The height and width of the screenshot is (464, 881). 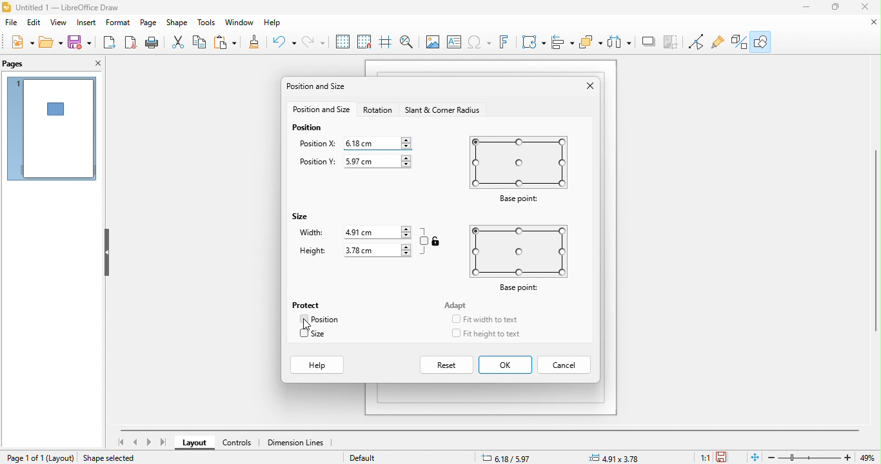 What do you see at coordinates (23, 64) in the screenshot?
I see `pages` at bounding box center [23, 64].